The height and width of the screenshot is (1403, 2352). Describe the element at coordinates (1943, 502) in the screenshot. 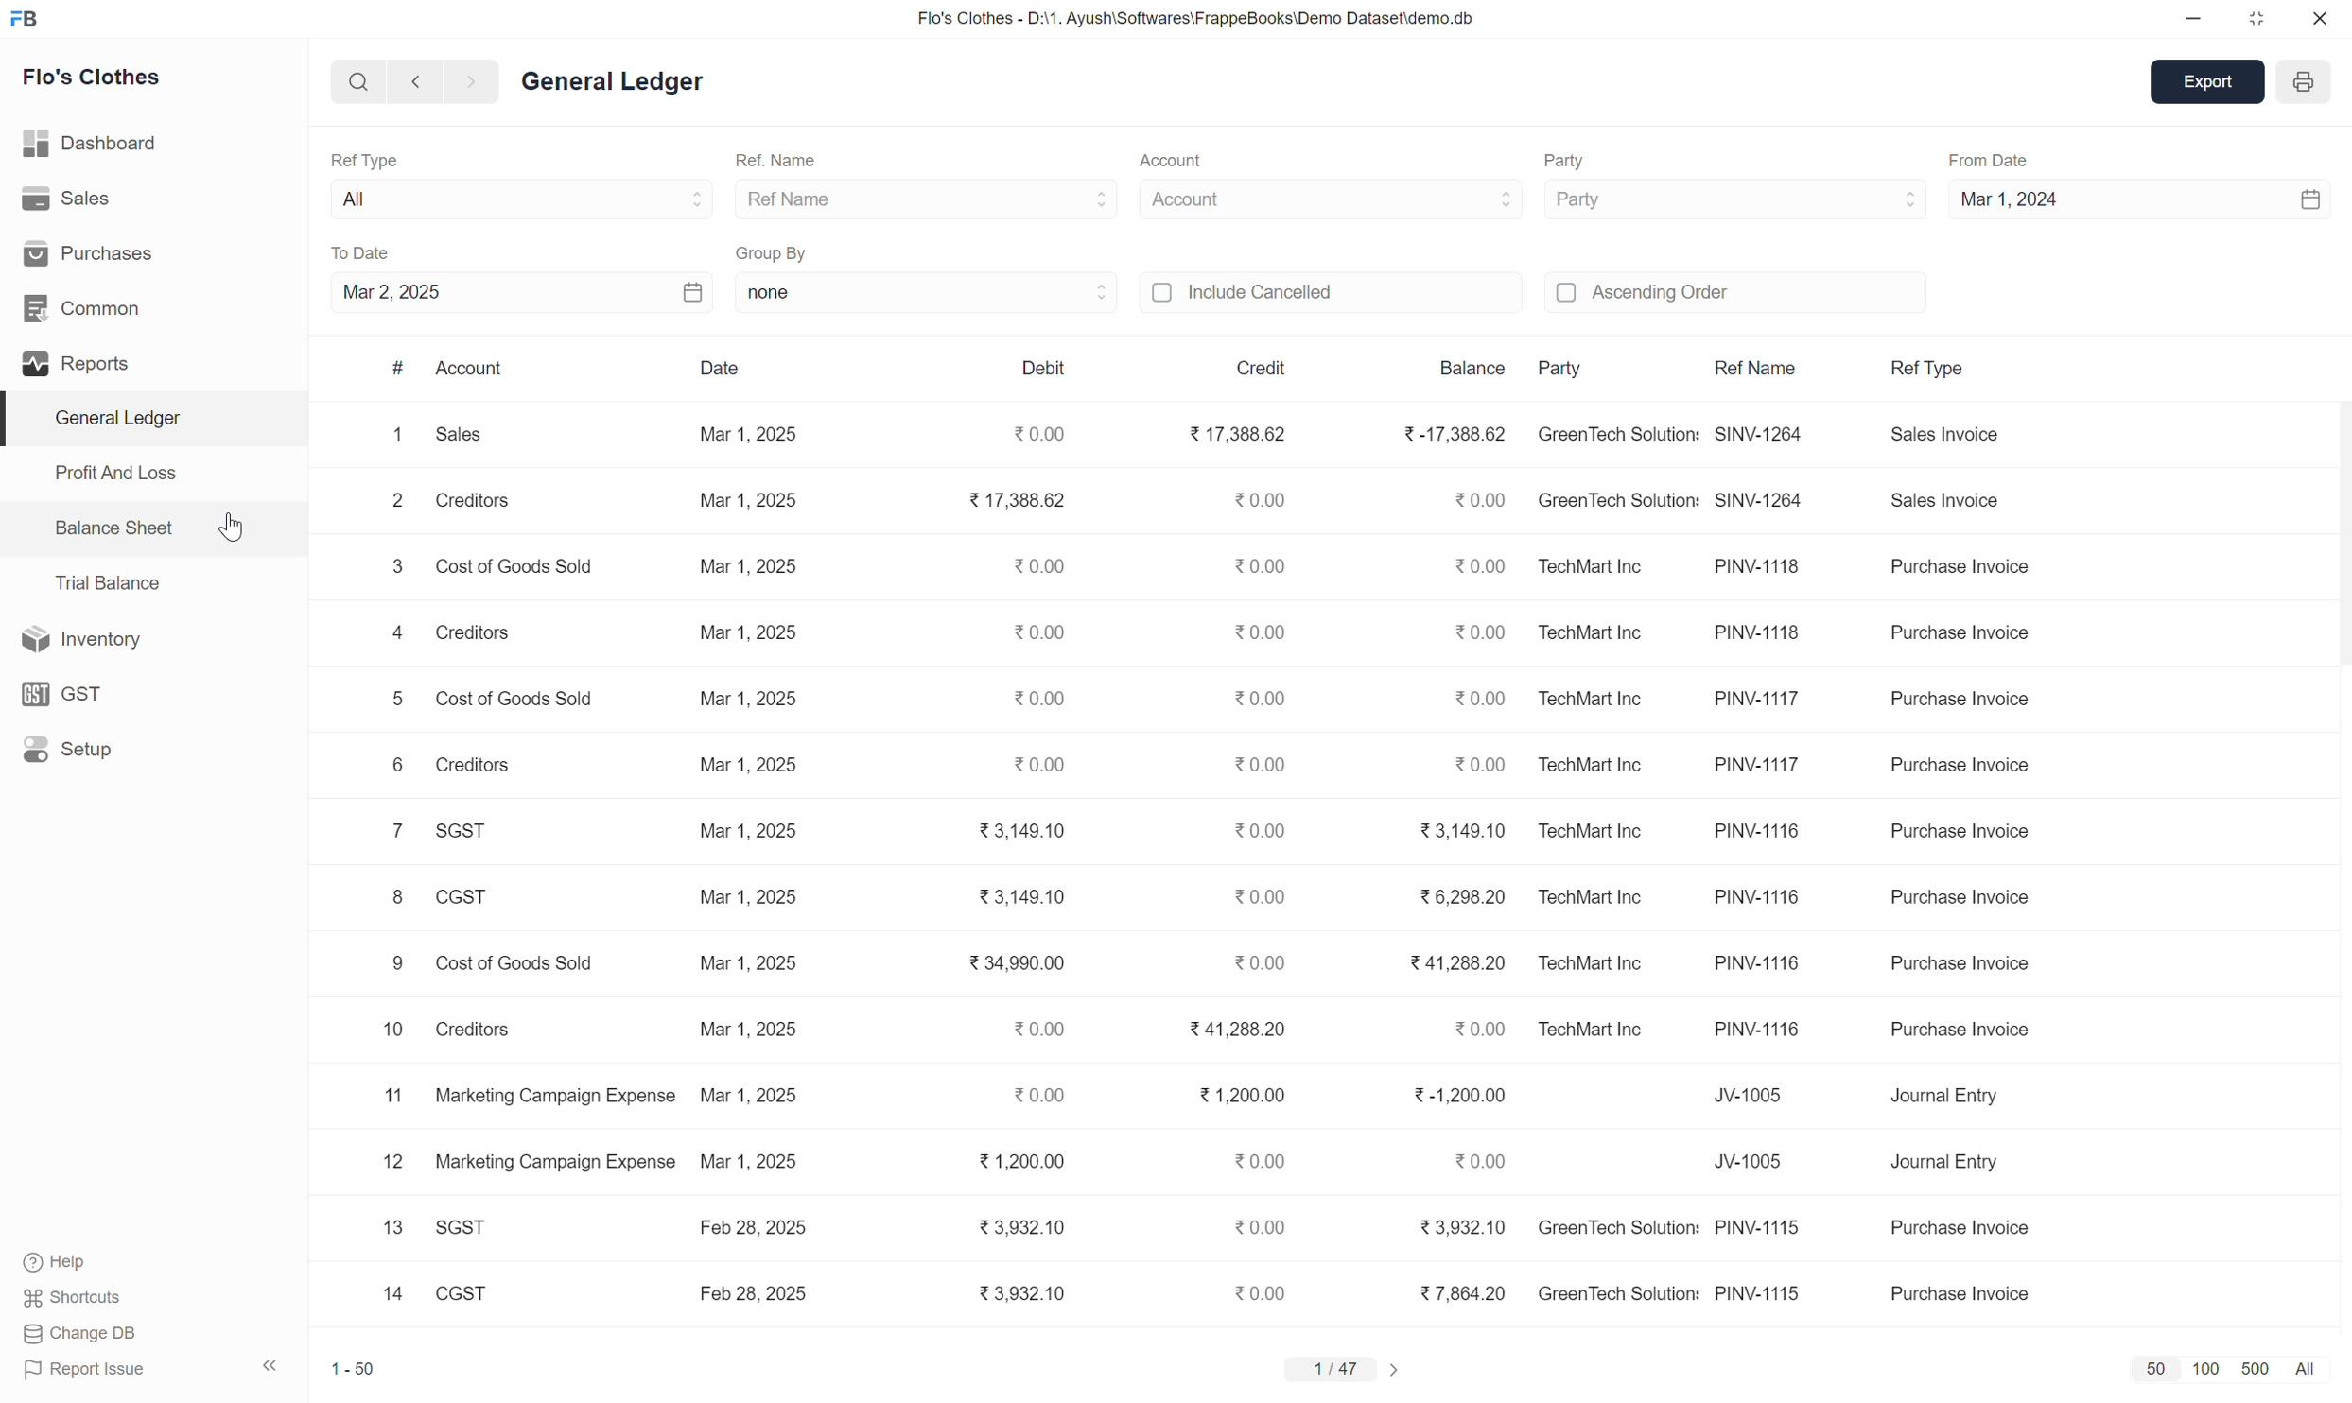

I see `sales invoice` at that location.